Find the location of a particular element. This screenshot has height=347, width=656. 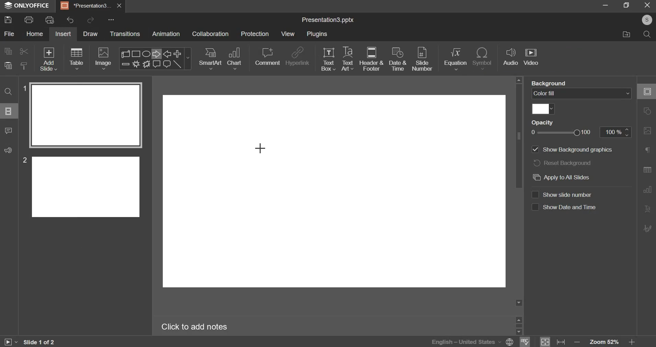

play is located at coordinates (10, 342).